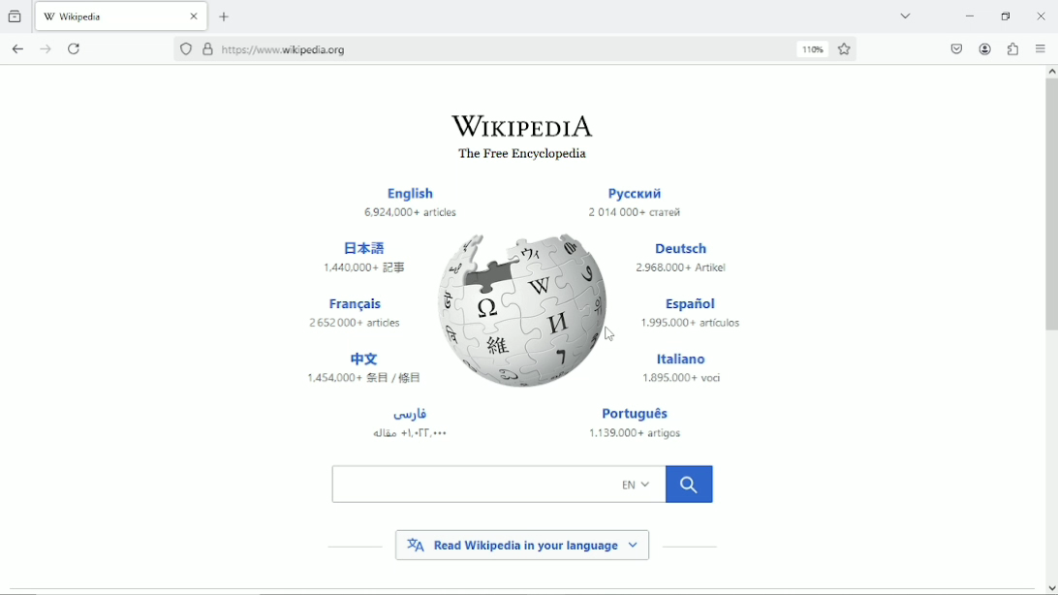  Describe the element at coordinates (410, 423) in the screenshot. I see `foreign language` at that location.